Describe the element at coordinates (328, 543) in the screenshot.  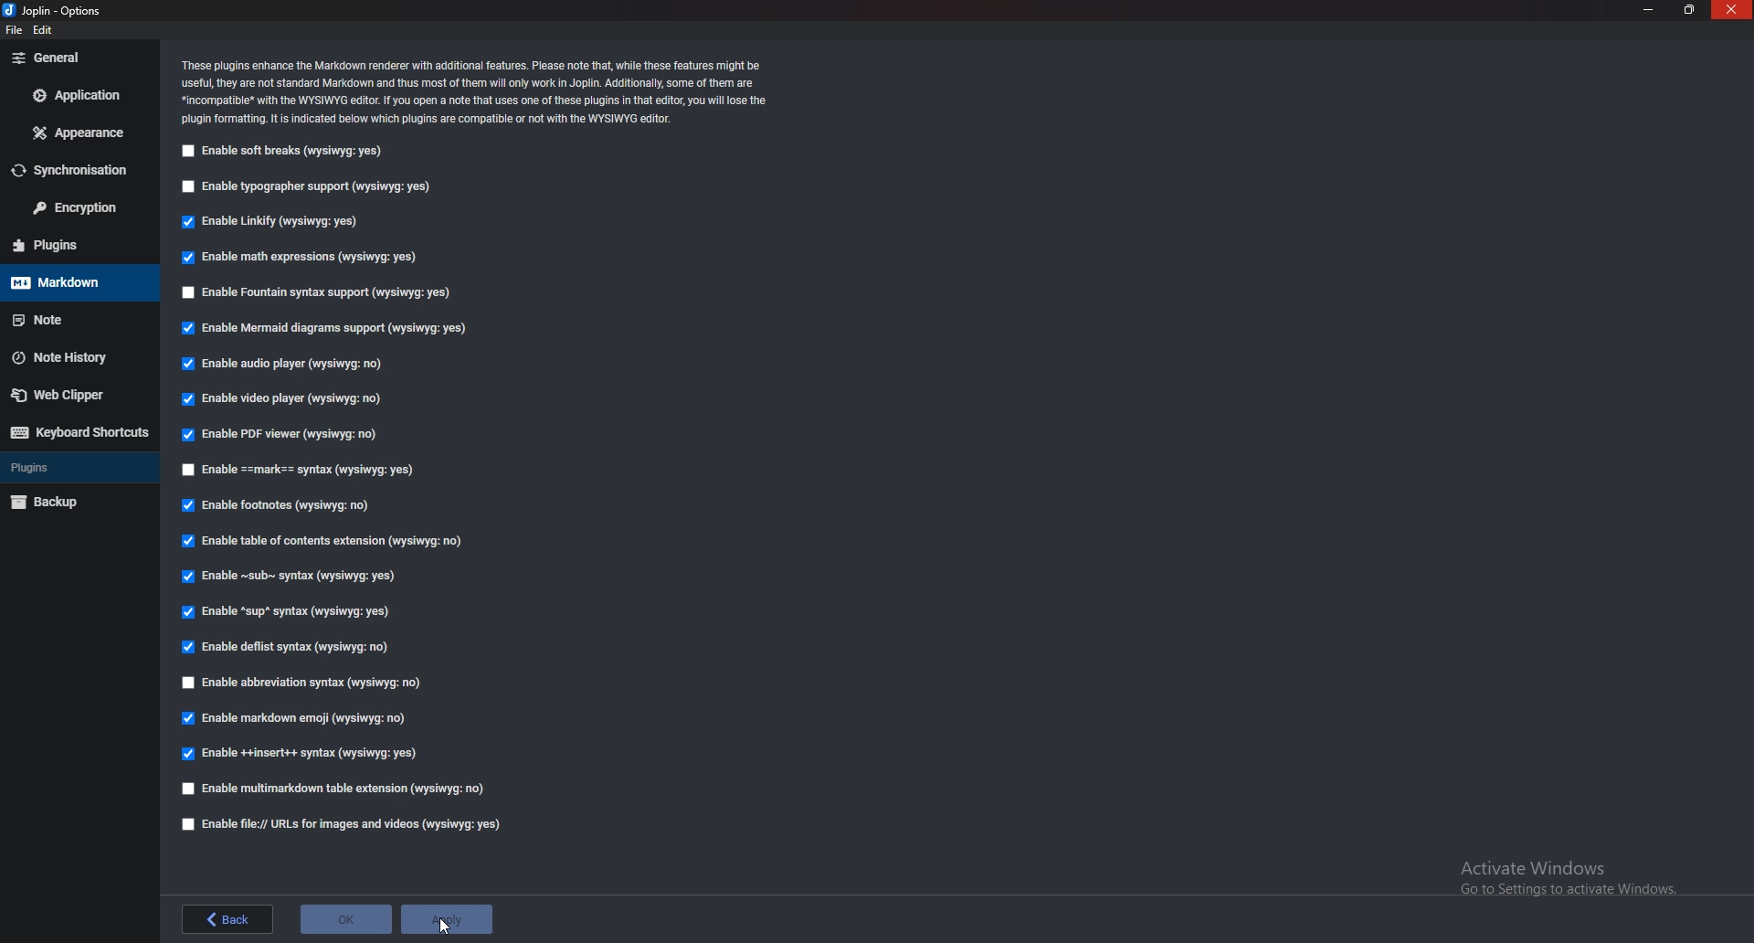
I see `Enable table of contents extension` at that location.